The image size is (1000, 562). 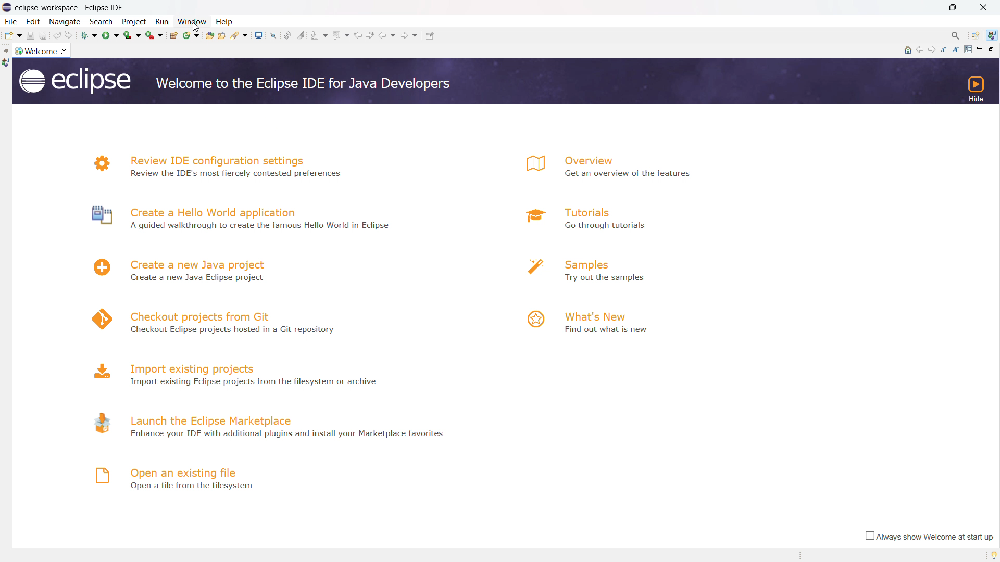 I want to click on run, so click(x=109, y=35).